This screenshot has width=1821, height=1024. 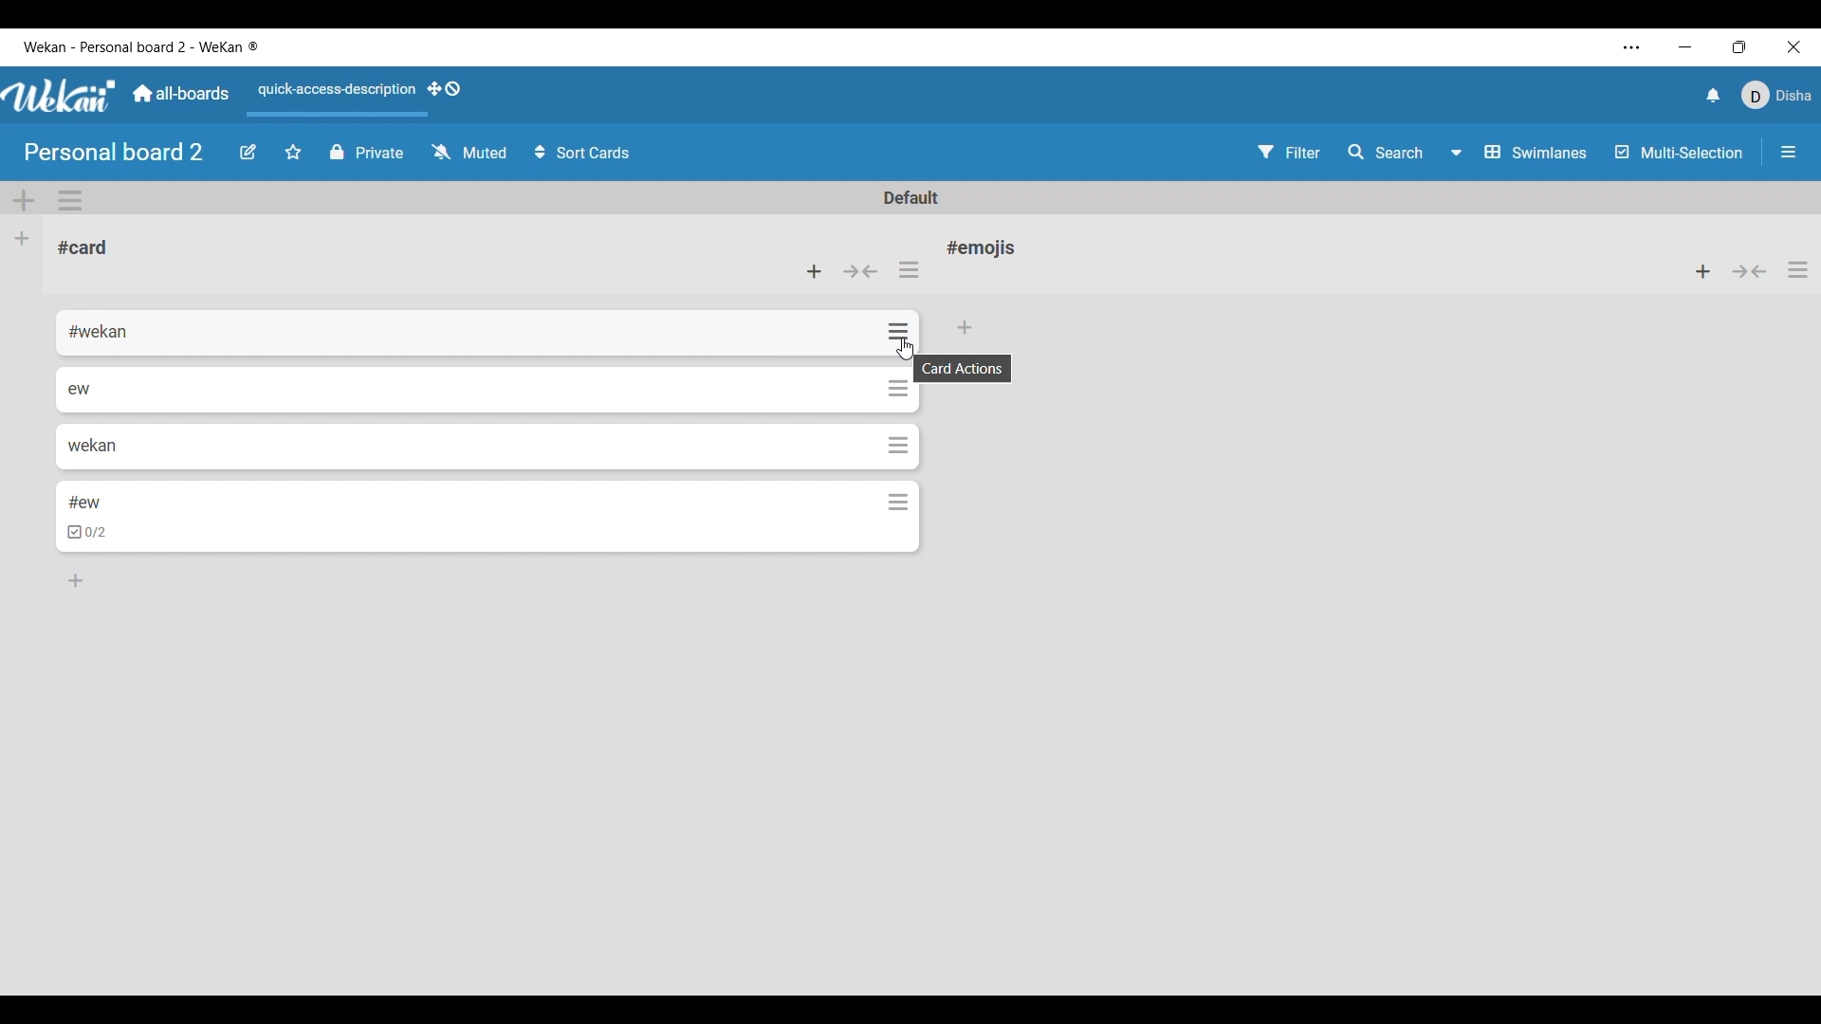 I want to click on Software logo, so click(x=60, y=96).